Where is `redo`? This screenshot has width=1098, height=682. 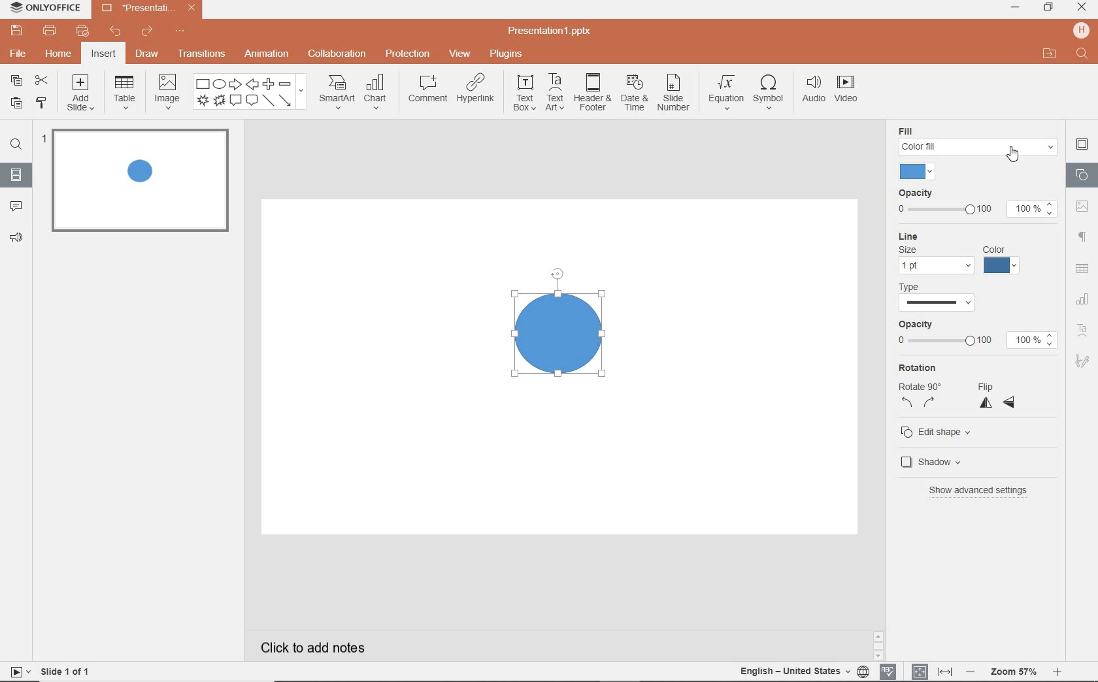
redo is located at coordinates (148, 31).